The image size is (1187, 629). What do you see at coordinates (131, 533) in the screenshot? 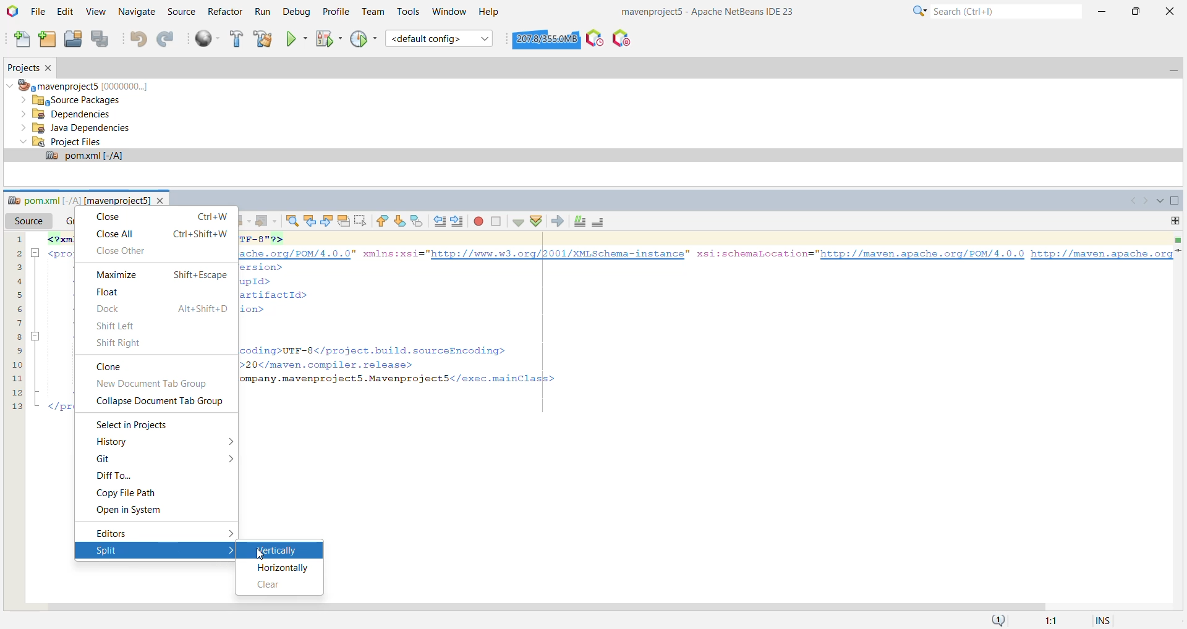
I see `Editors` at bounding box center [131, 533].